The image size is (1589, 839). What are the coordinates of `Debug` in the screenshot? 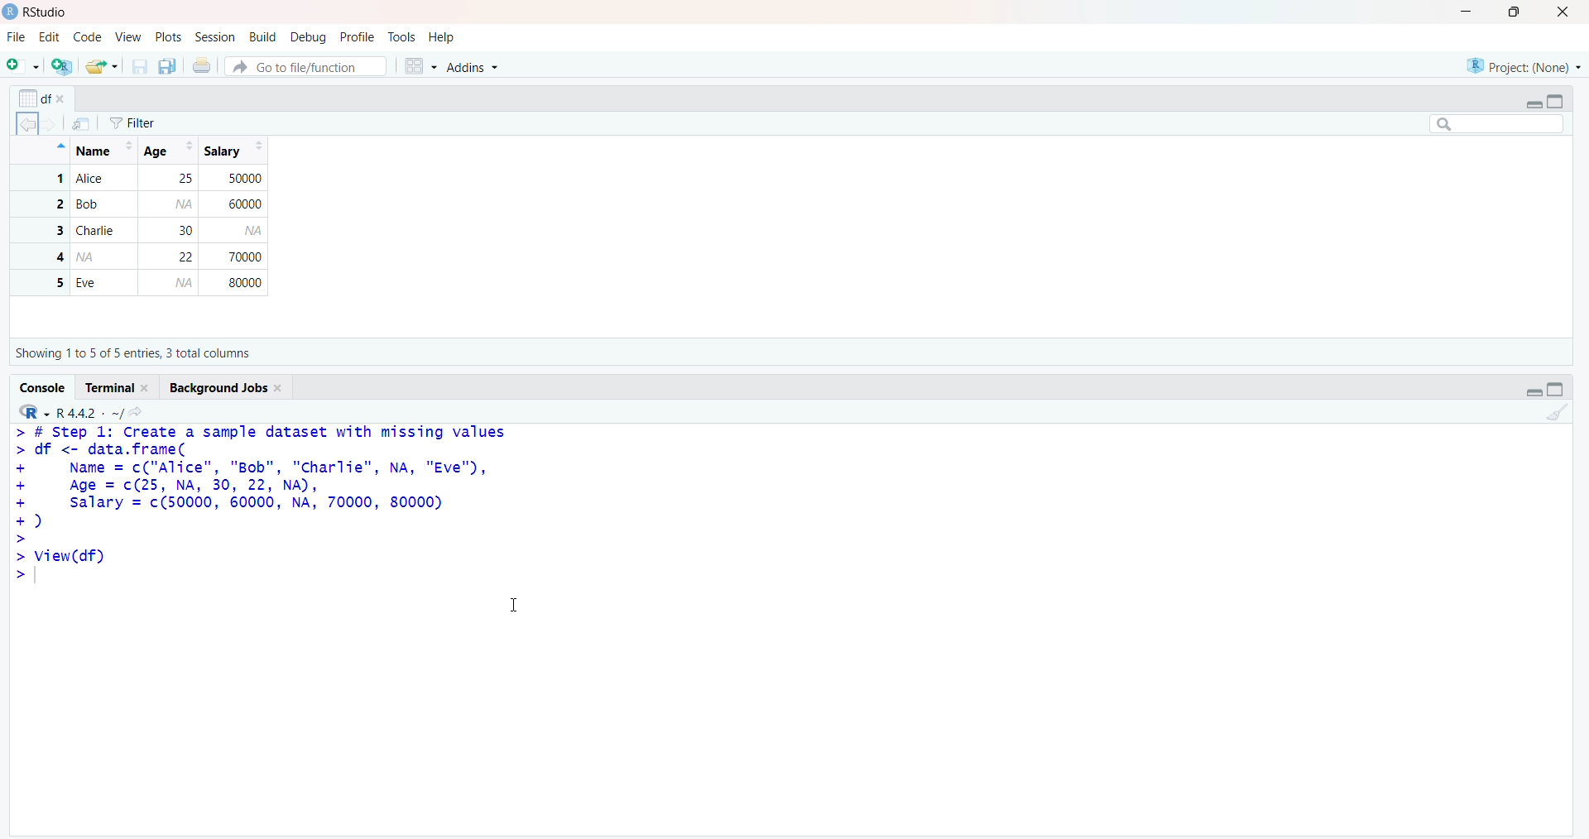 It's located at (310, 36).